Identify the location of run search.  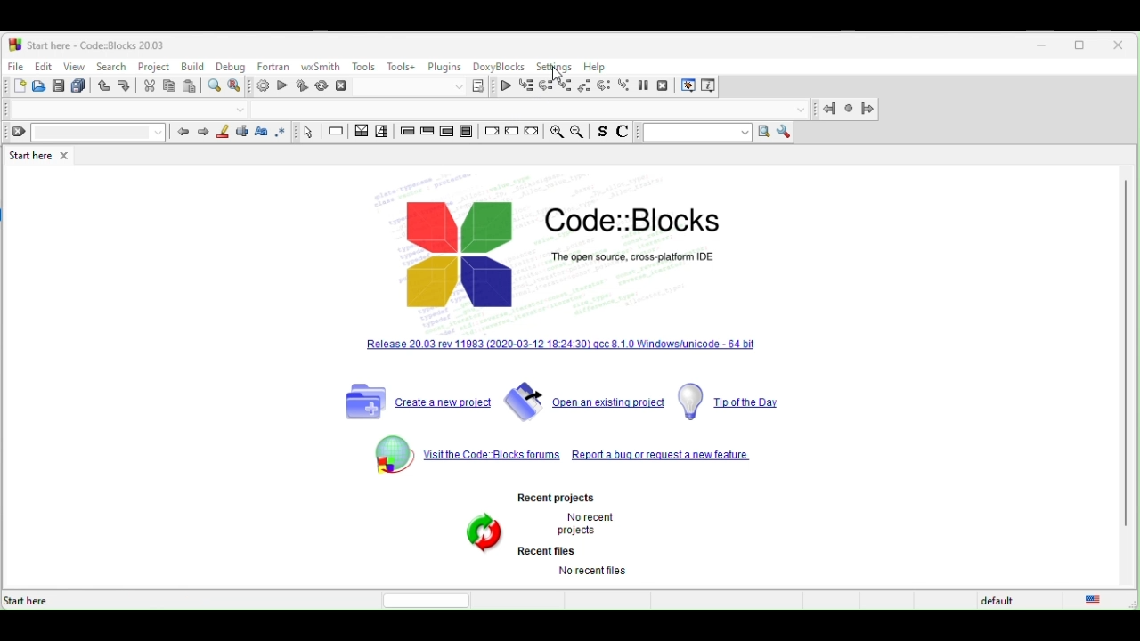
(764, 133).